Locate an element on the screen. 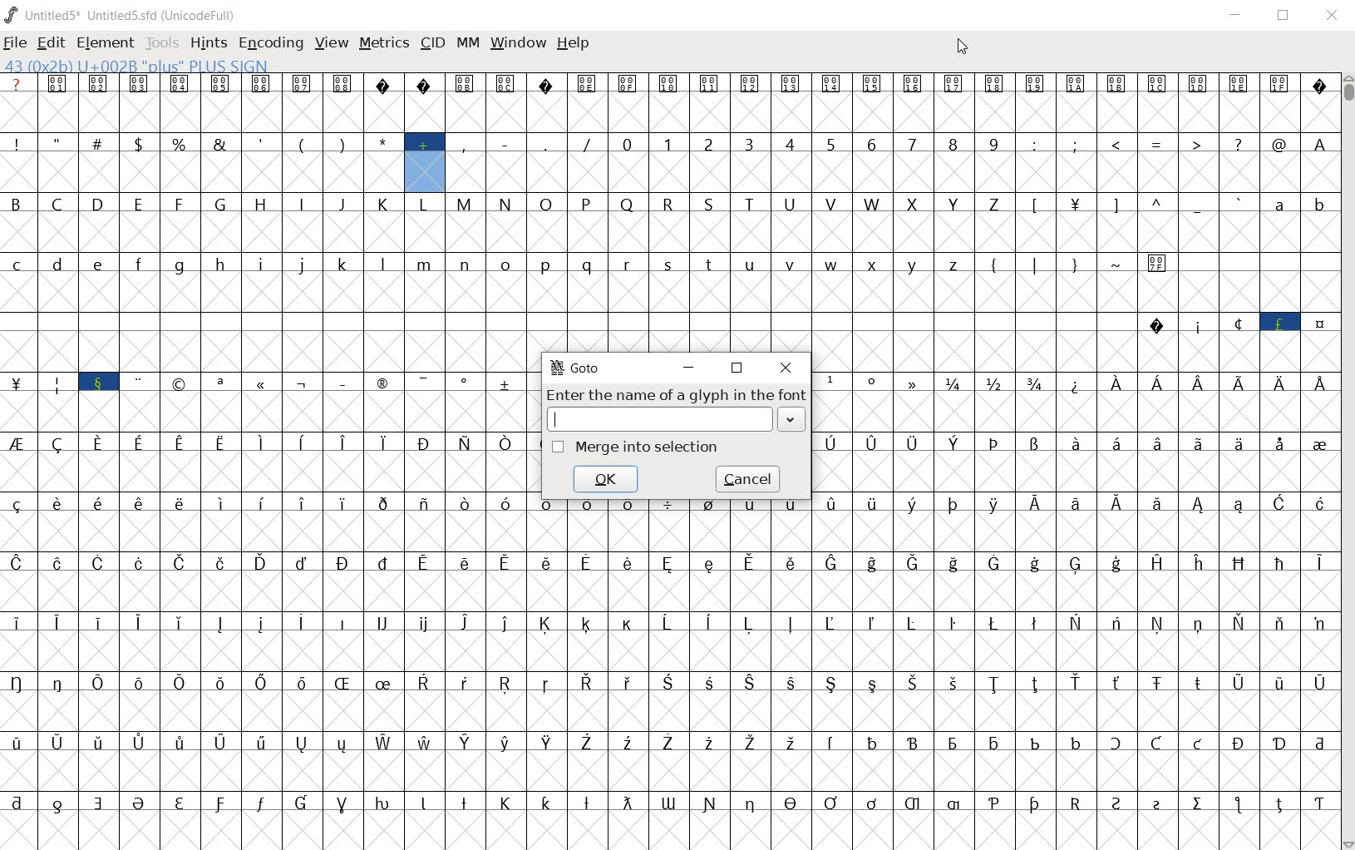 This screenshot has height=850, width=1355. metrics is located at coordinates (383, 43).